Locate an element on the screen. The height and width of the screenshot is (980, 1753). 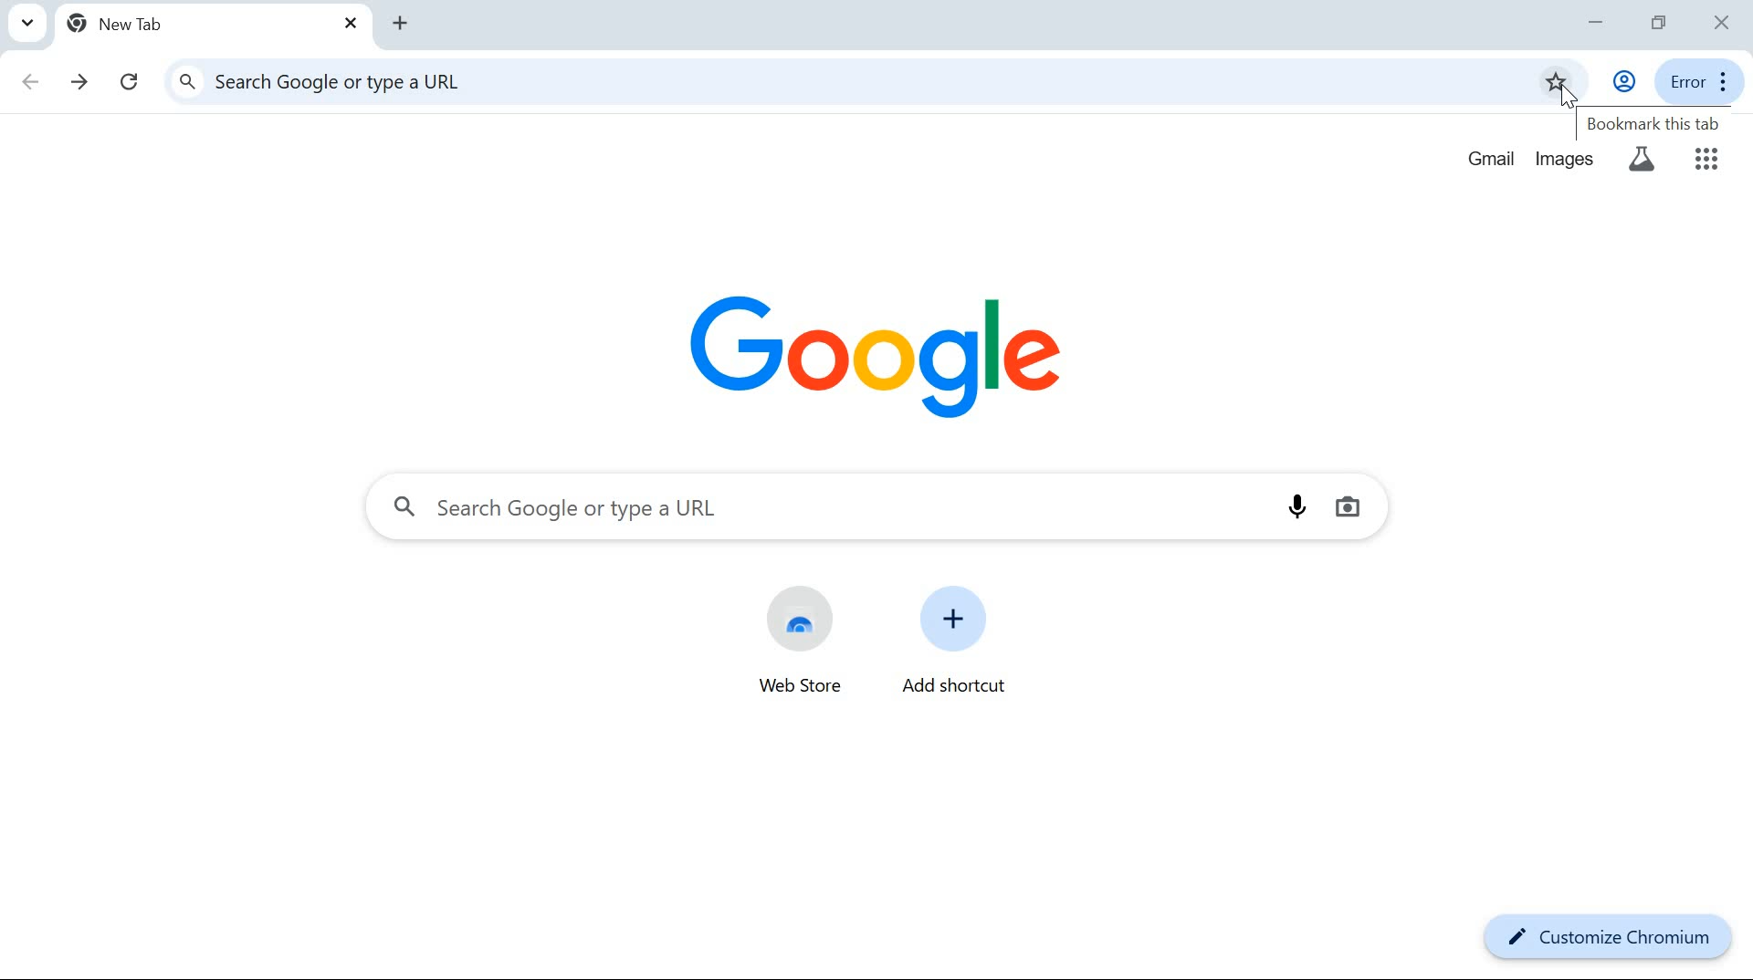
refresh is located at coordinates (133, 82).